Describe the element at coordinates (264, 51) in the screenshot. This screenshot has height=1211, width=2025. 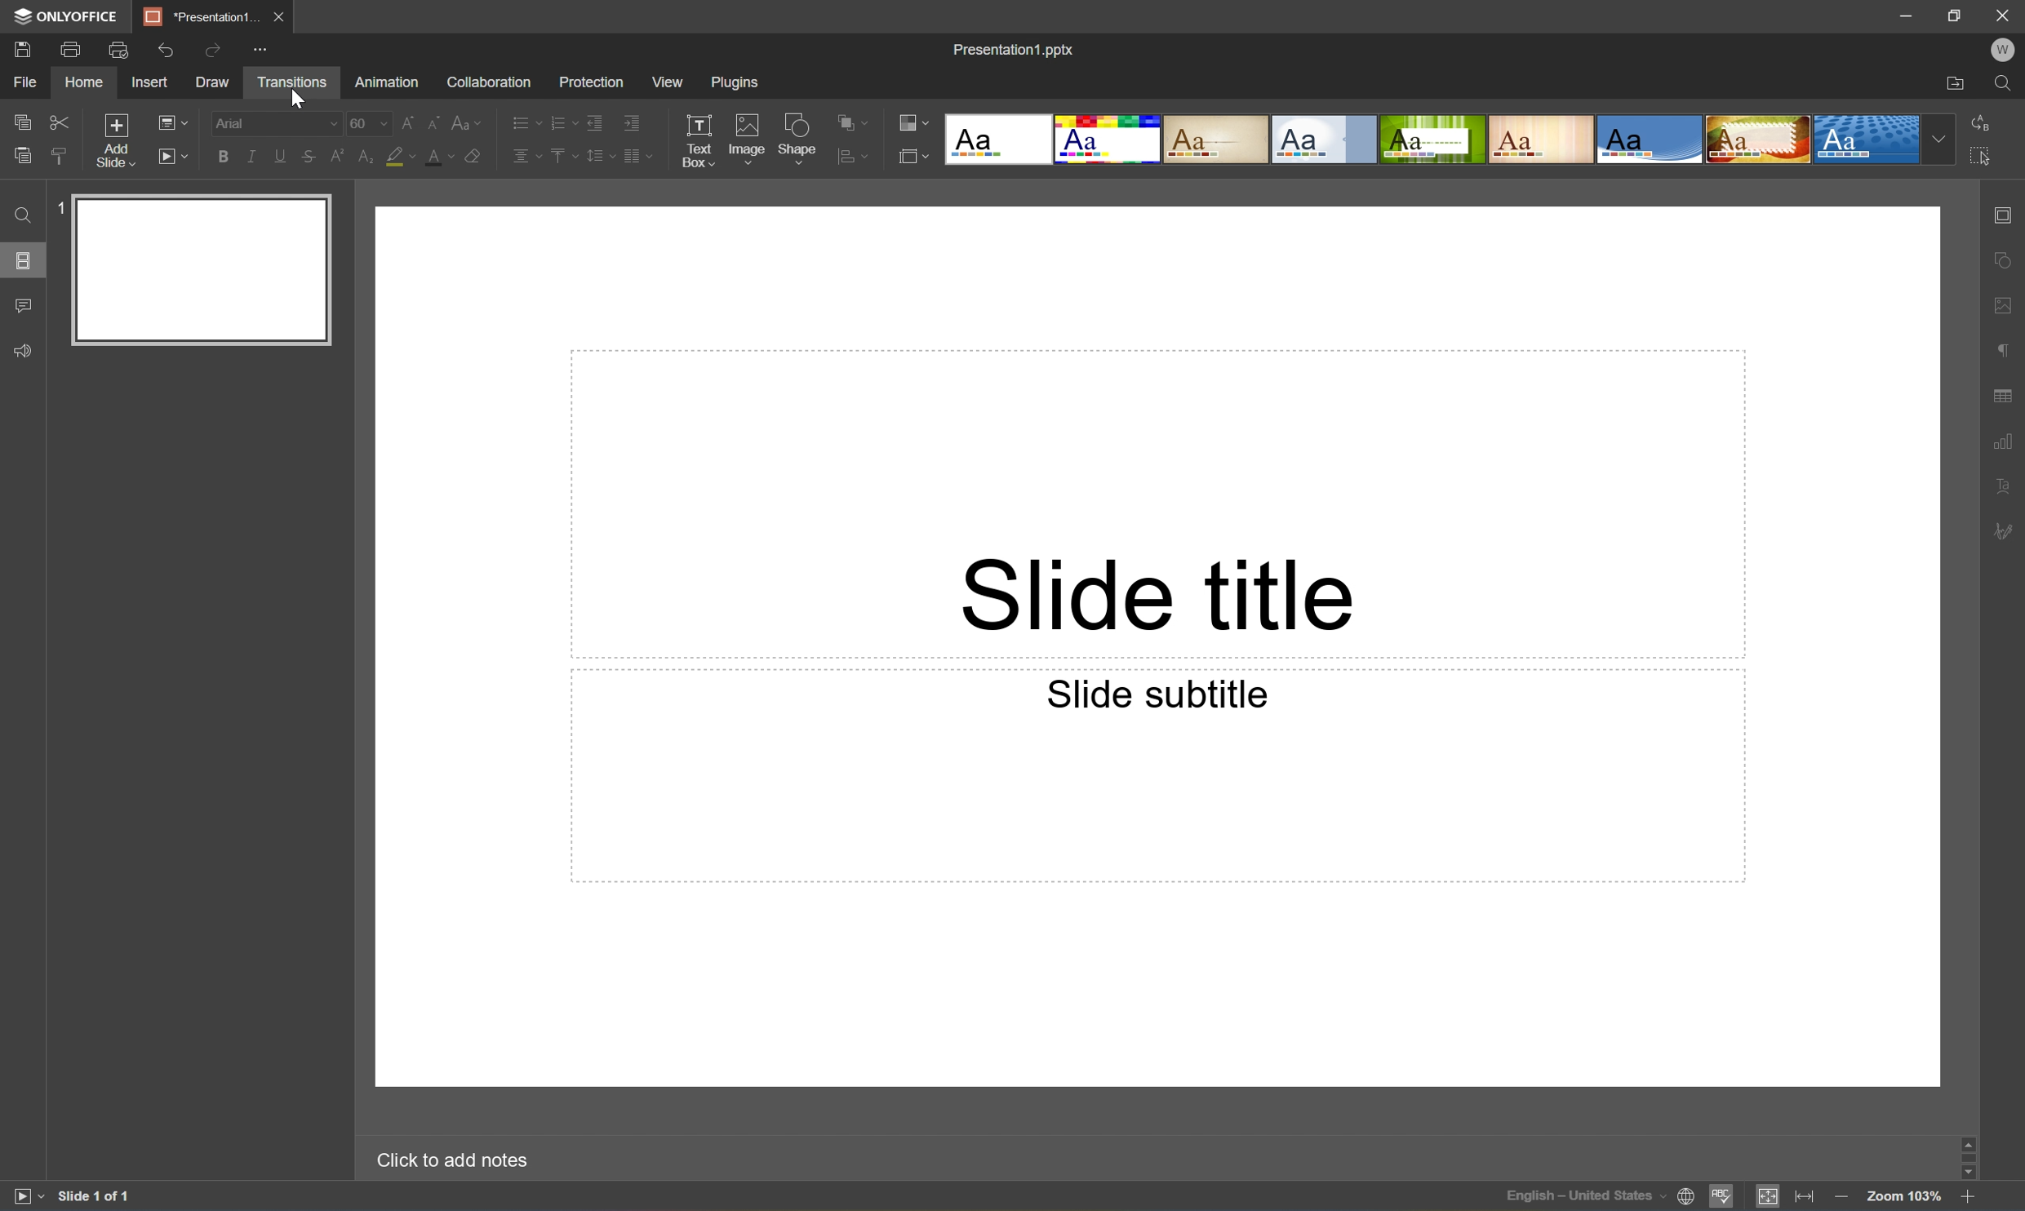
I see `Customize quick access toolbar` at that location.